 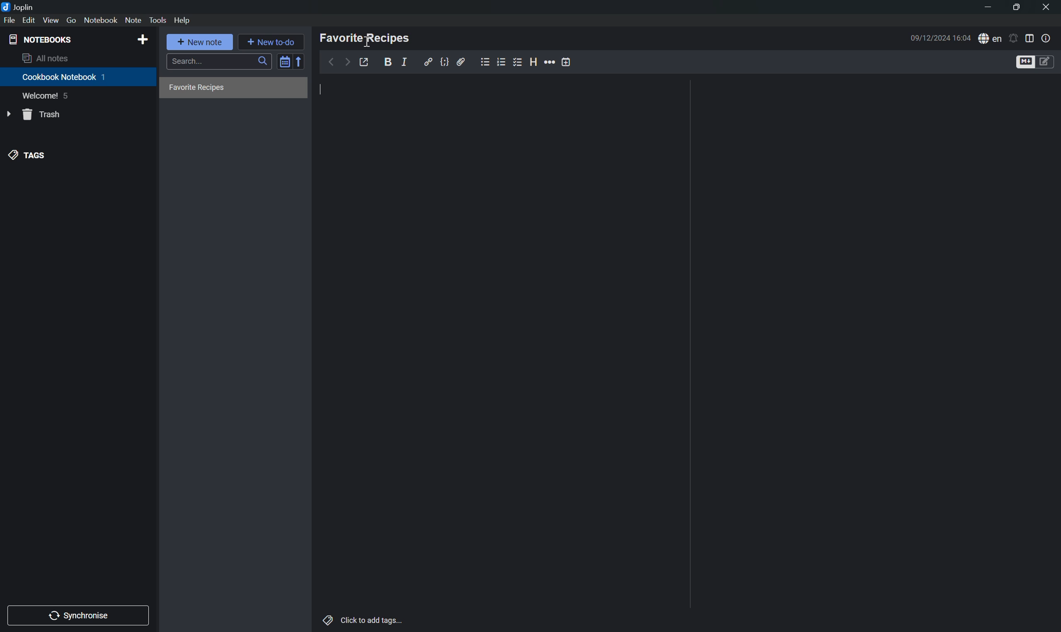 I want to click on Edit, so click(x=29, y=20).